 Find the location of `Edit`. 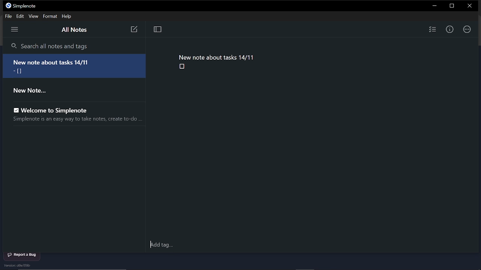

Edit is located at coordinates (21, 16).